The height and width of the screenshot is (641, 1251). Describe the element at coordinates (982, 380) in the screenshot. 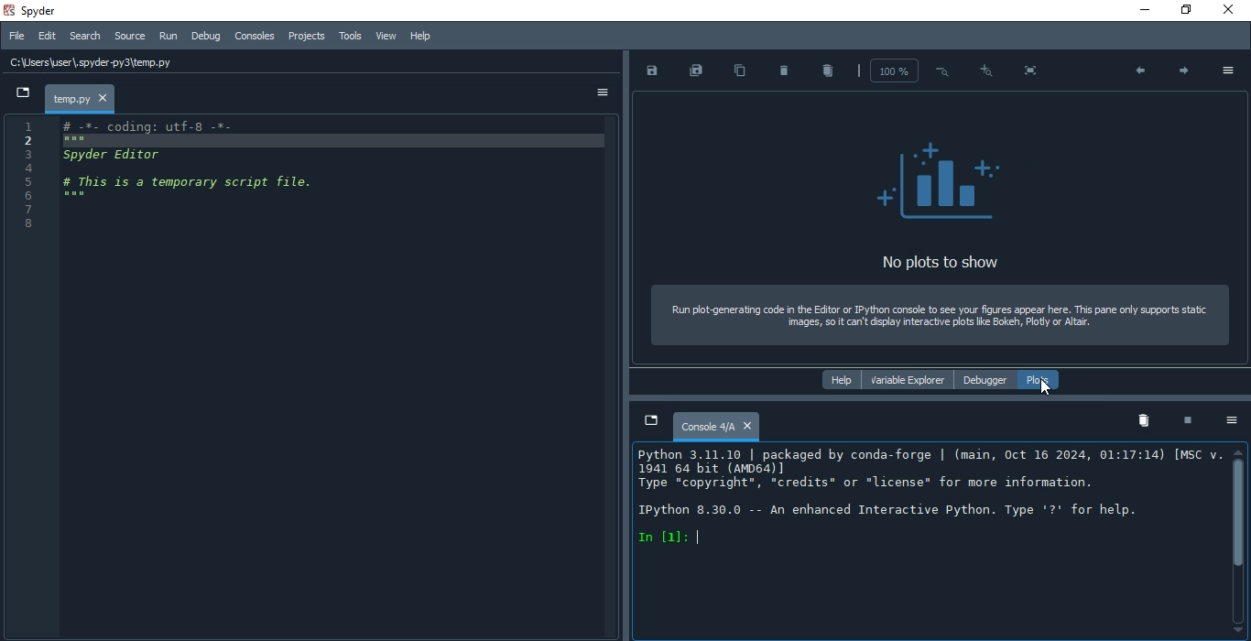

I see `debugger` at that location.